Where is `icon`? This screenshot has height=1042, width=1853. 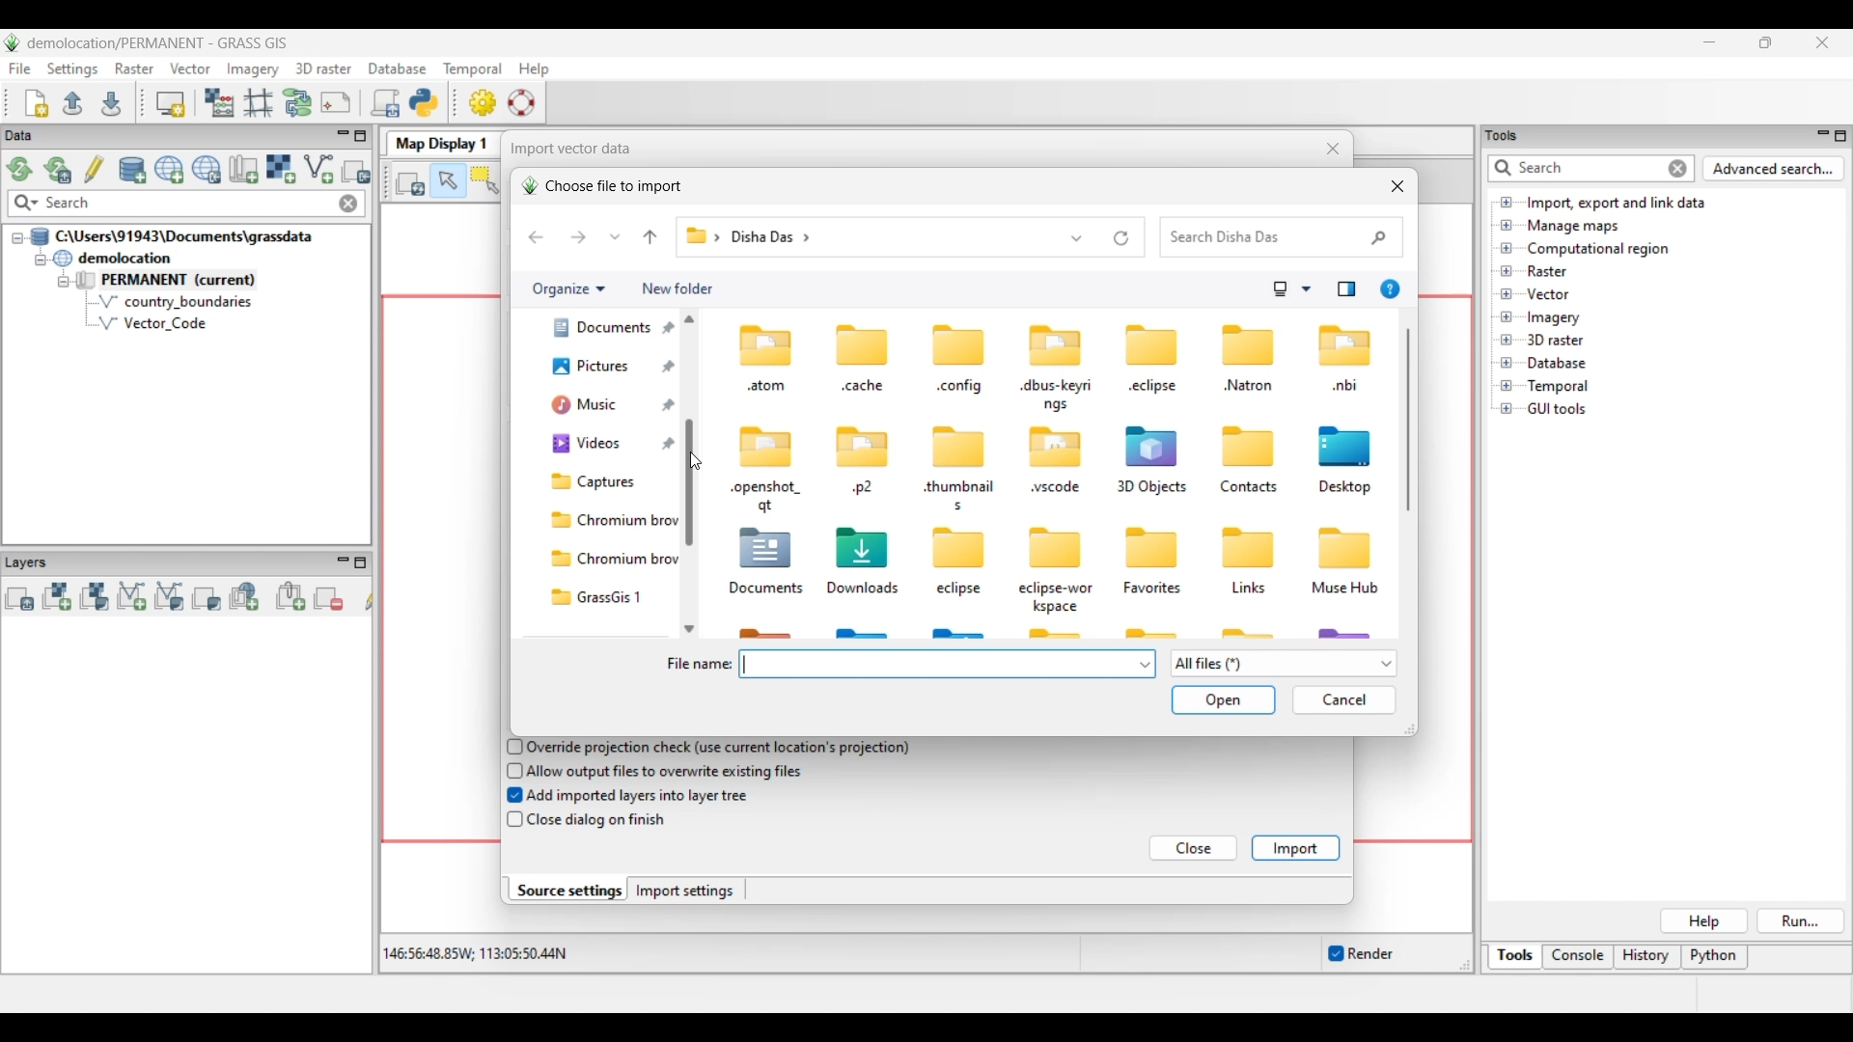 icon is located at coordinates (1057, 548).